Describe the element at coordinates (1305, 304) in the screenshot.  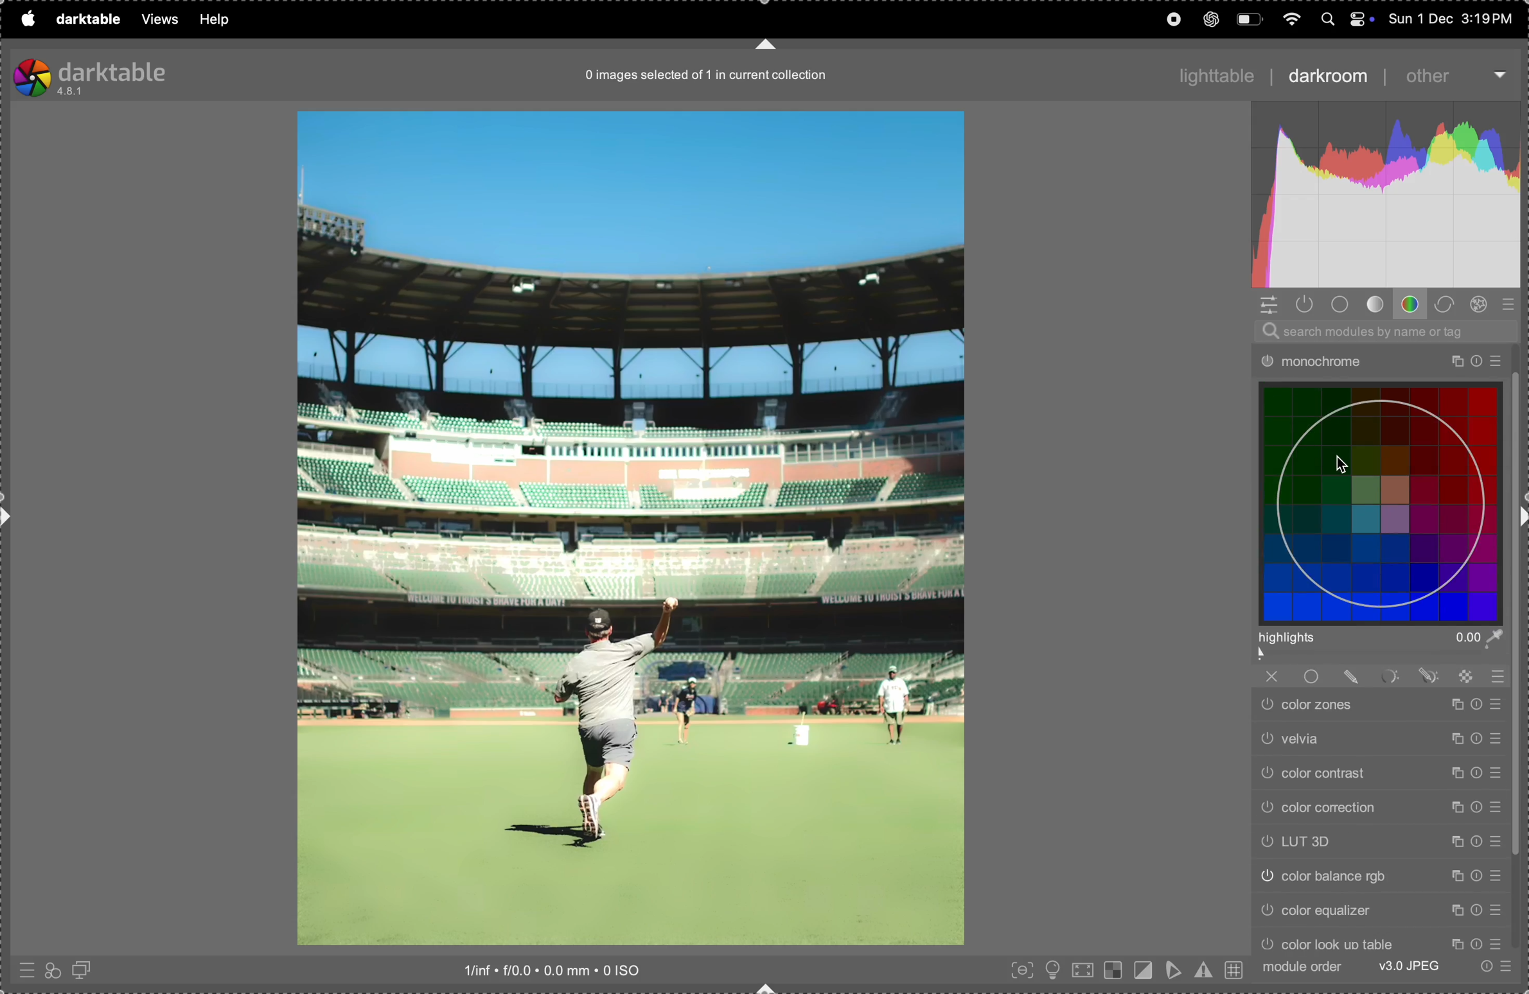
I see `show modules` at that location.